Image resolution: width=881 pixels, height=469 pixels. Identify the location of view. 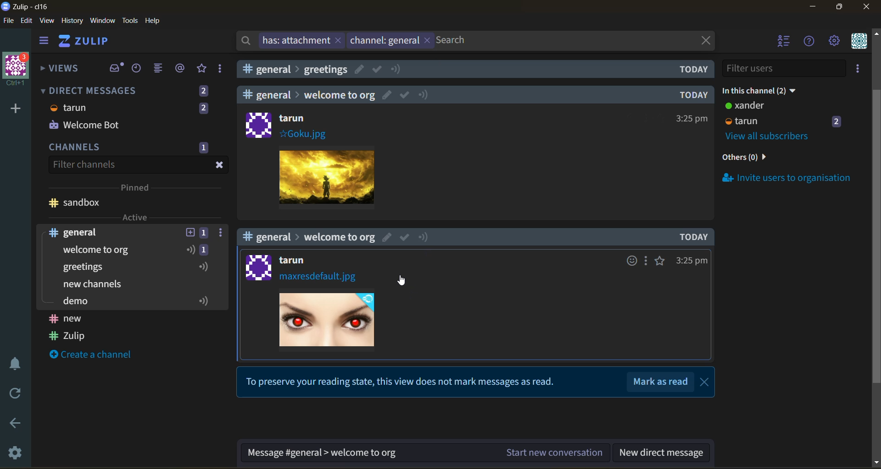
(47, 21).